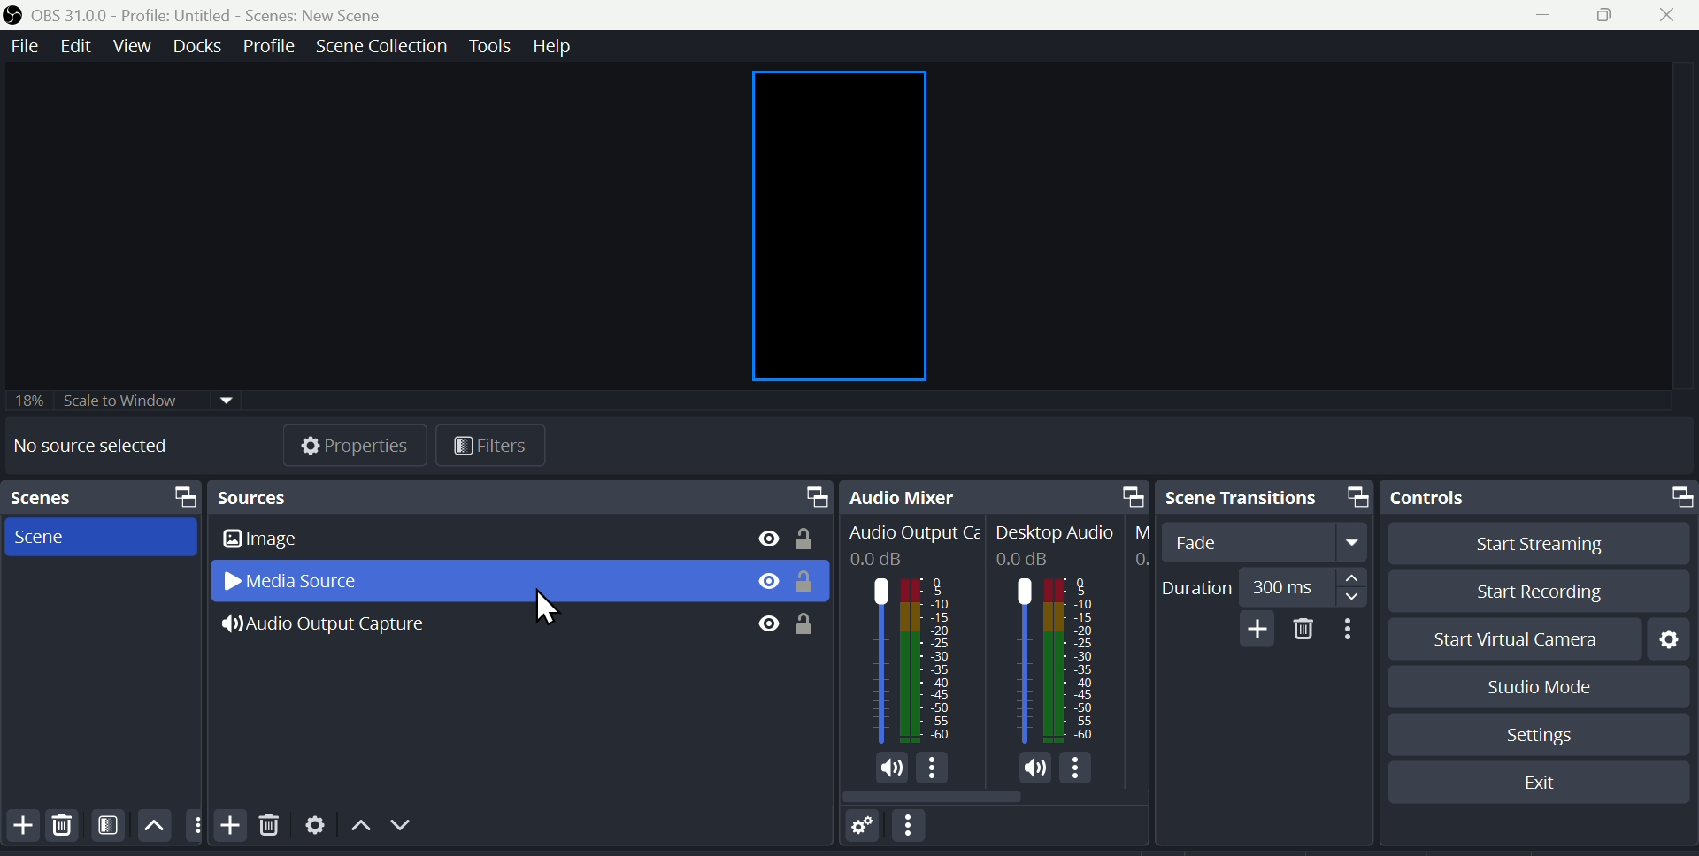  I want to click on Audio mixer, so click(998, 494).